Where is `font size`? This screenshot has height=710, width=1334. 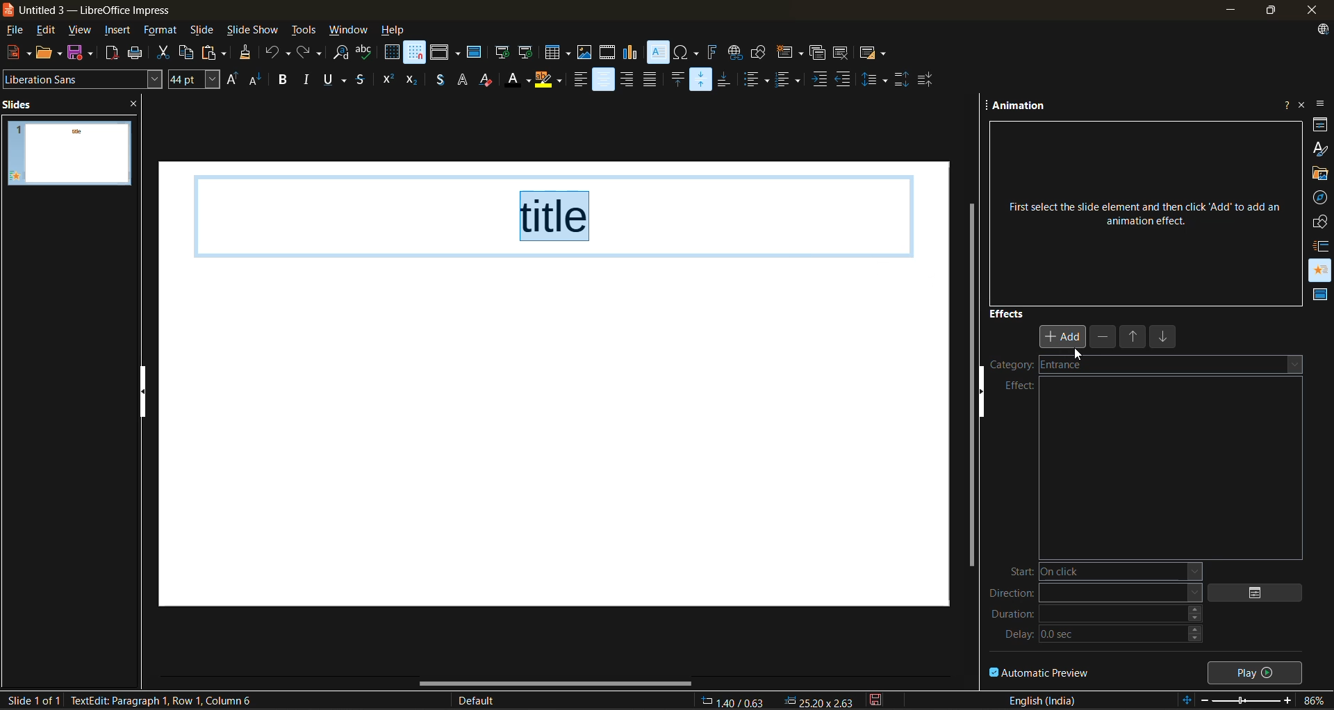
font size is located at coordinates (195, 79).